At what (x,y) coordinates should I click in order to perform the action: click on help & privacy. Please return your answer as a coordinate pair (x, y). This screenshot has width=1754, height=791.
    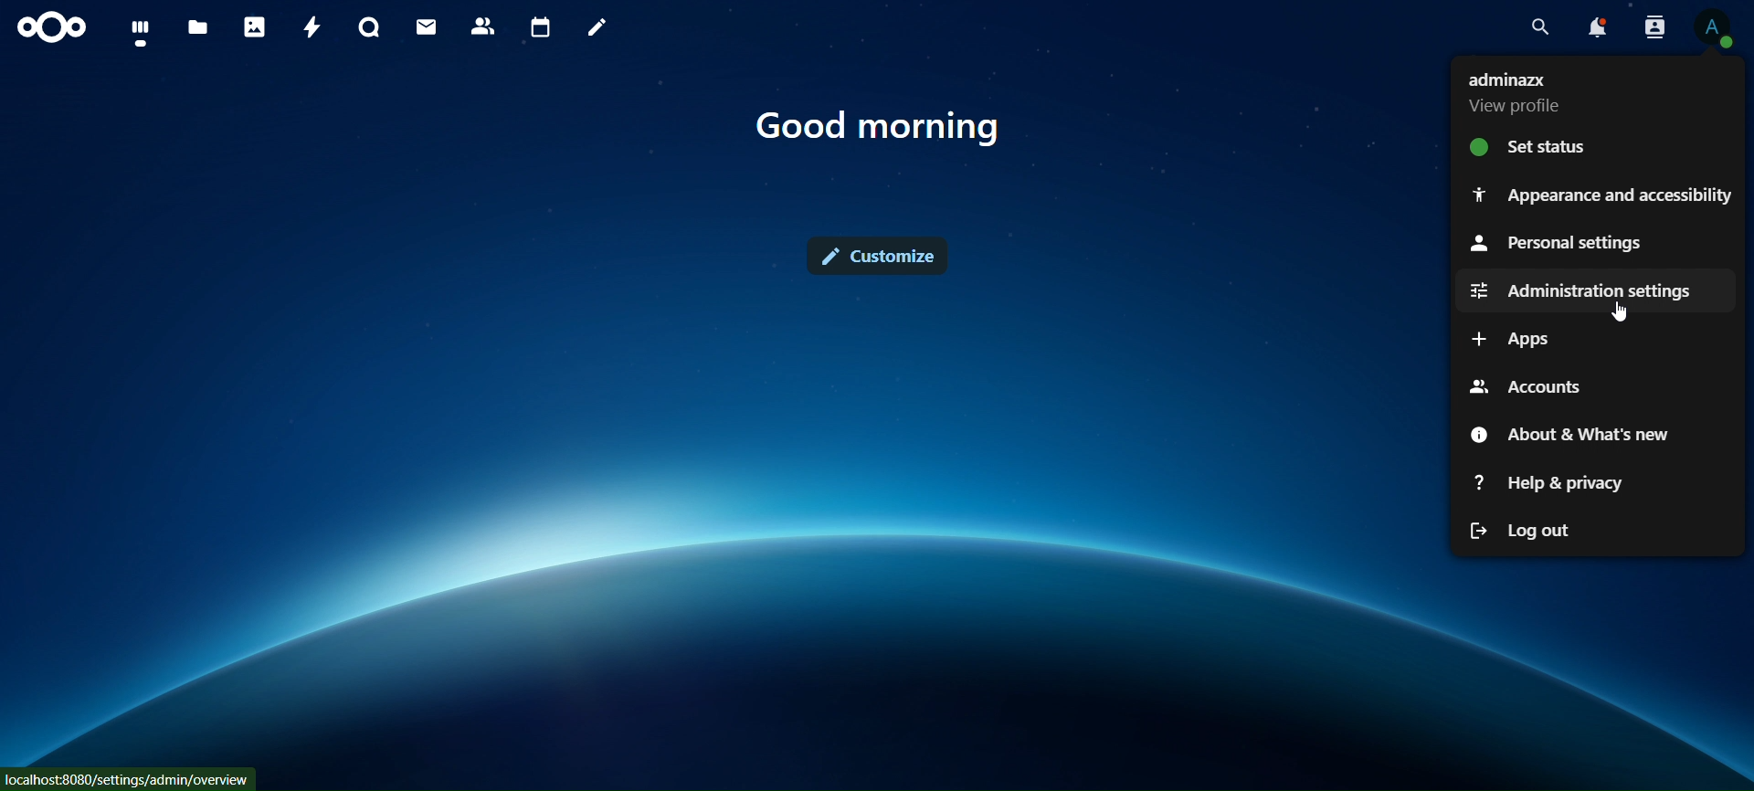
    Looking at the image, I should click on (1555, 484).